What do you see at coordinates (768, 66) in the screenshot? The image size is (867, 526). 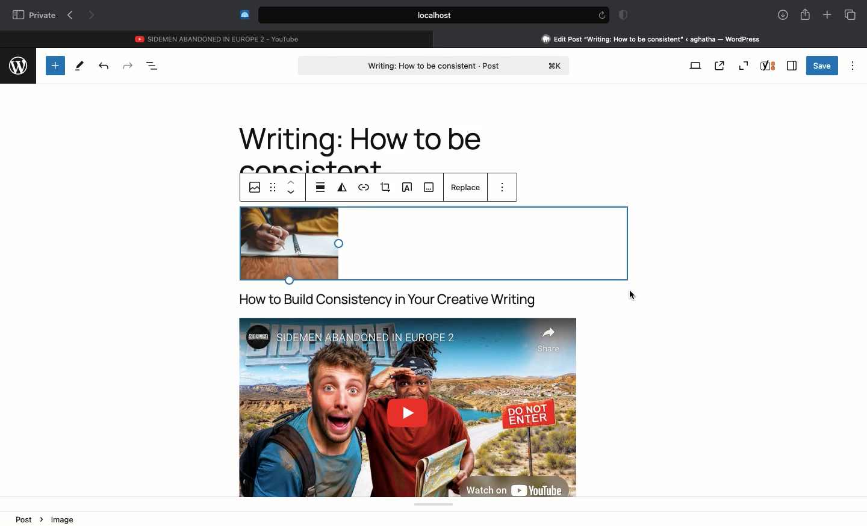 I see `Yoast` at bounding box center [768, 66].